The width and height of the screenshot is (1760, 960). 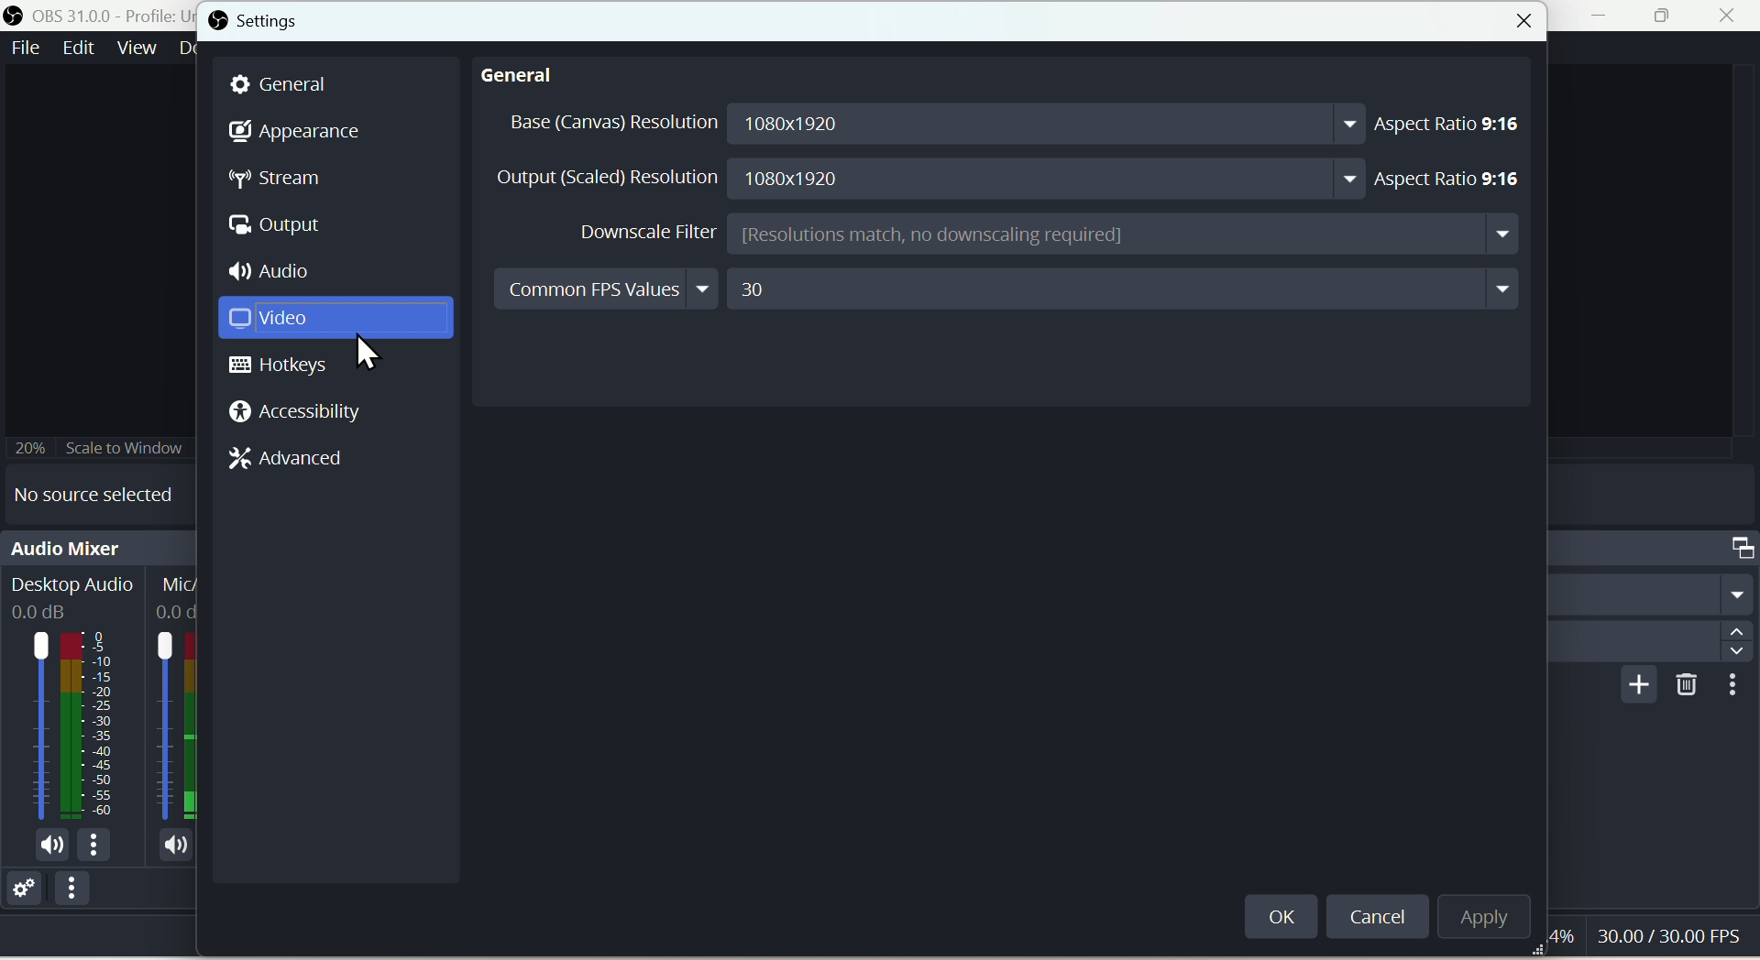 I want to click on Options, so click(x=75, y=893).